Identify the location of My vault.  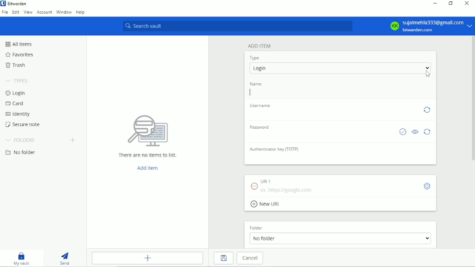
(21, 258).